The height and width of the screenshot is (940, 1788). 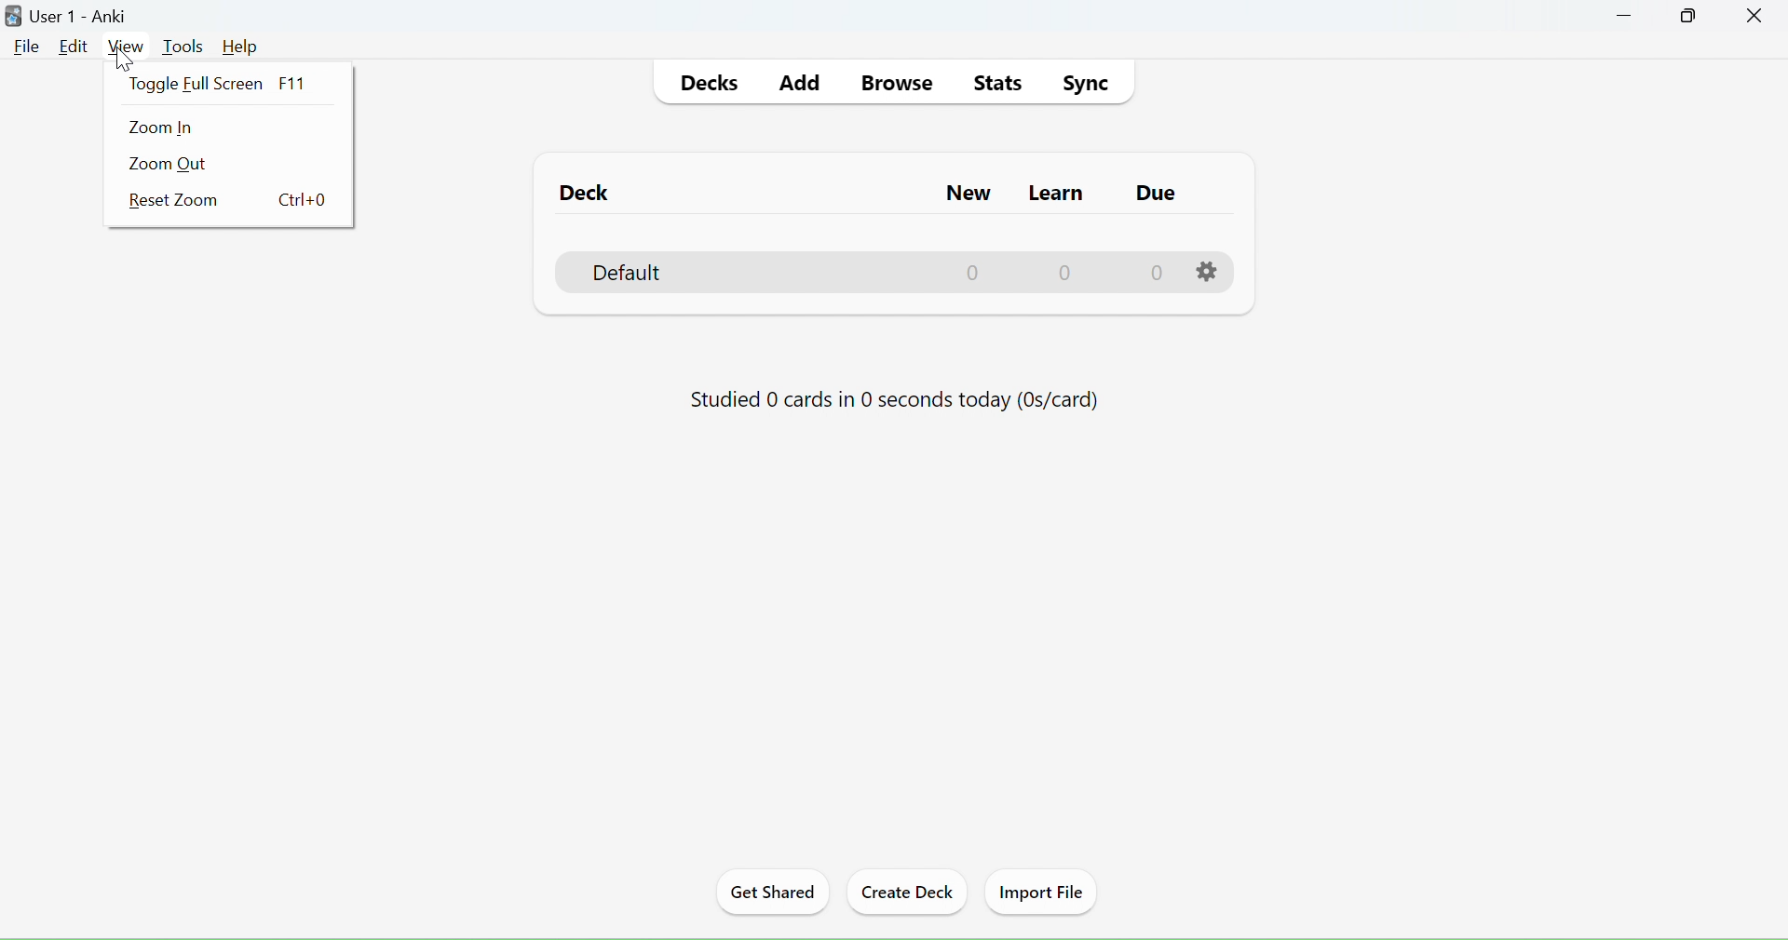 I want to click on new, so click(x=969, y=235).